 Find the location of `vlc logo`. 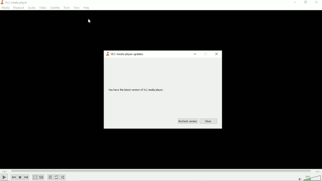

vlc logo is located at coordinates (107, 54).